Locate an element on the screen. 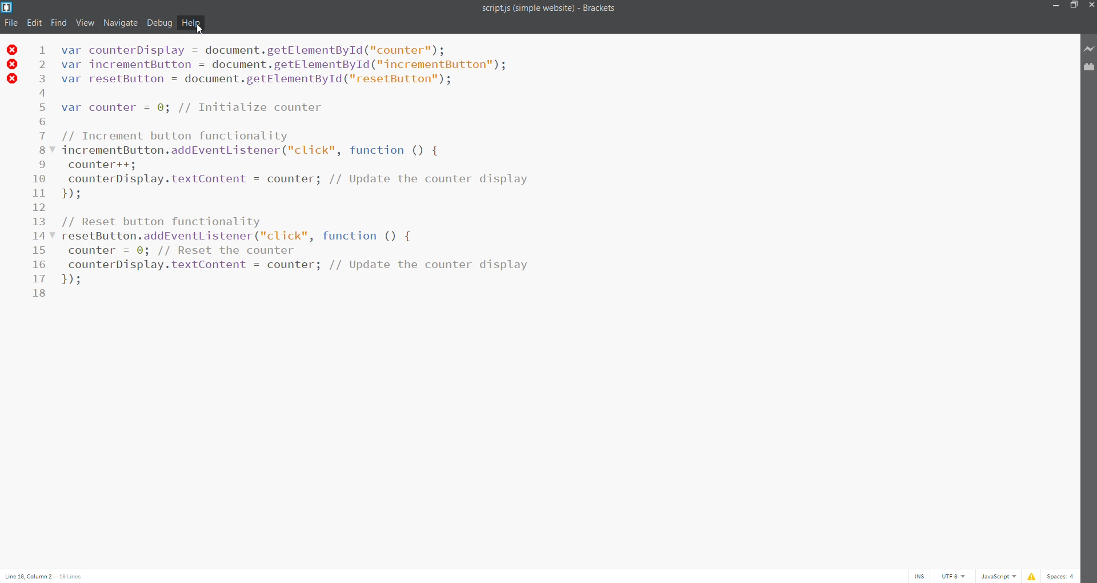 The width and height of the screenshot is (1097, 583). ins is located at coordinates (919, 574).